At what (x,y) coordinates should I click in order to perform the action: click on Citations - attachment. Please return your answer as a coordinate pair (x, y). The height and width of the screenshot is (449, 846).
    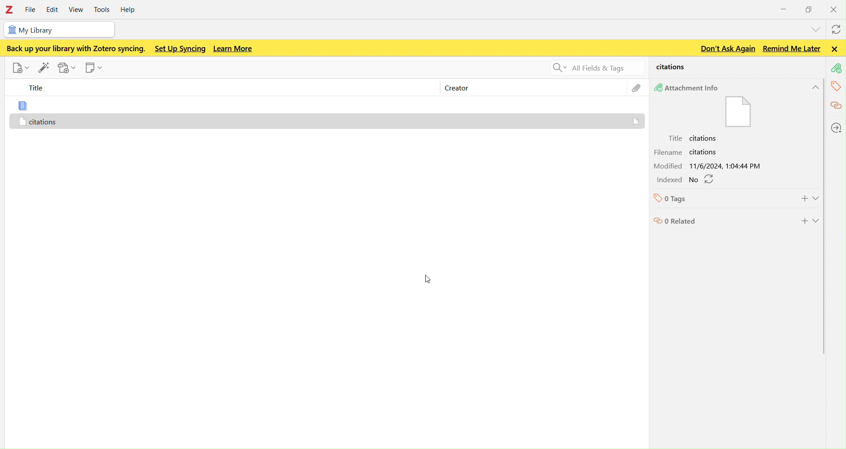
    Looking at the image, I should click on (328, 123).